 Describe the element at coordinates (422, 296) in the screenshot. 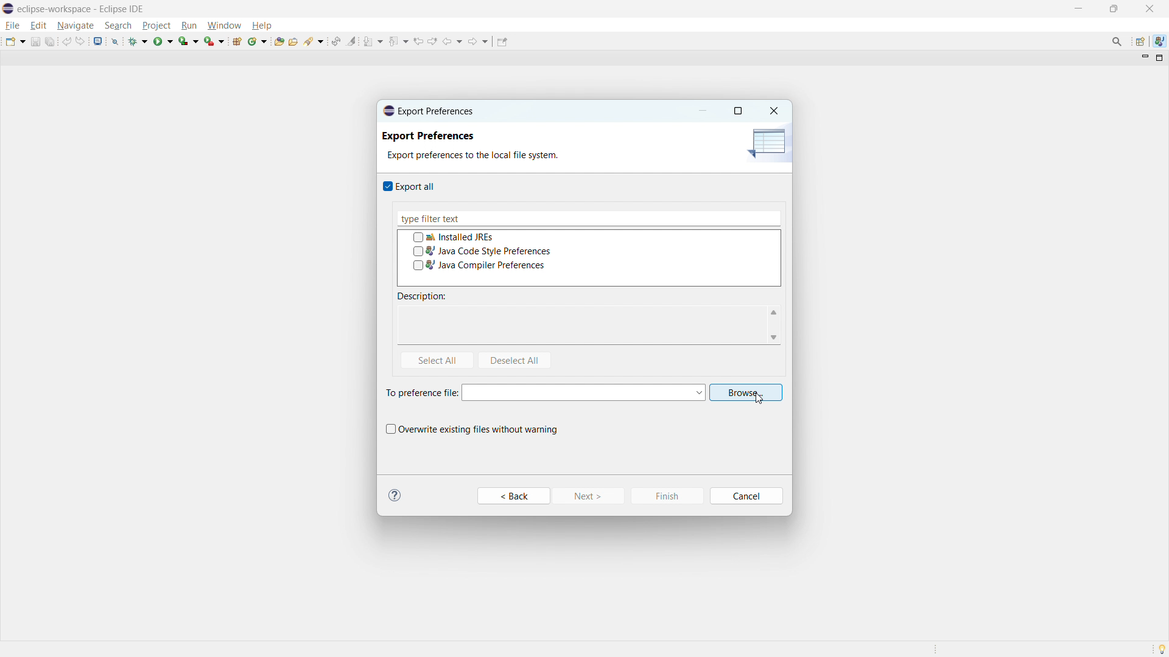

I see `description` at that location.